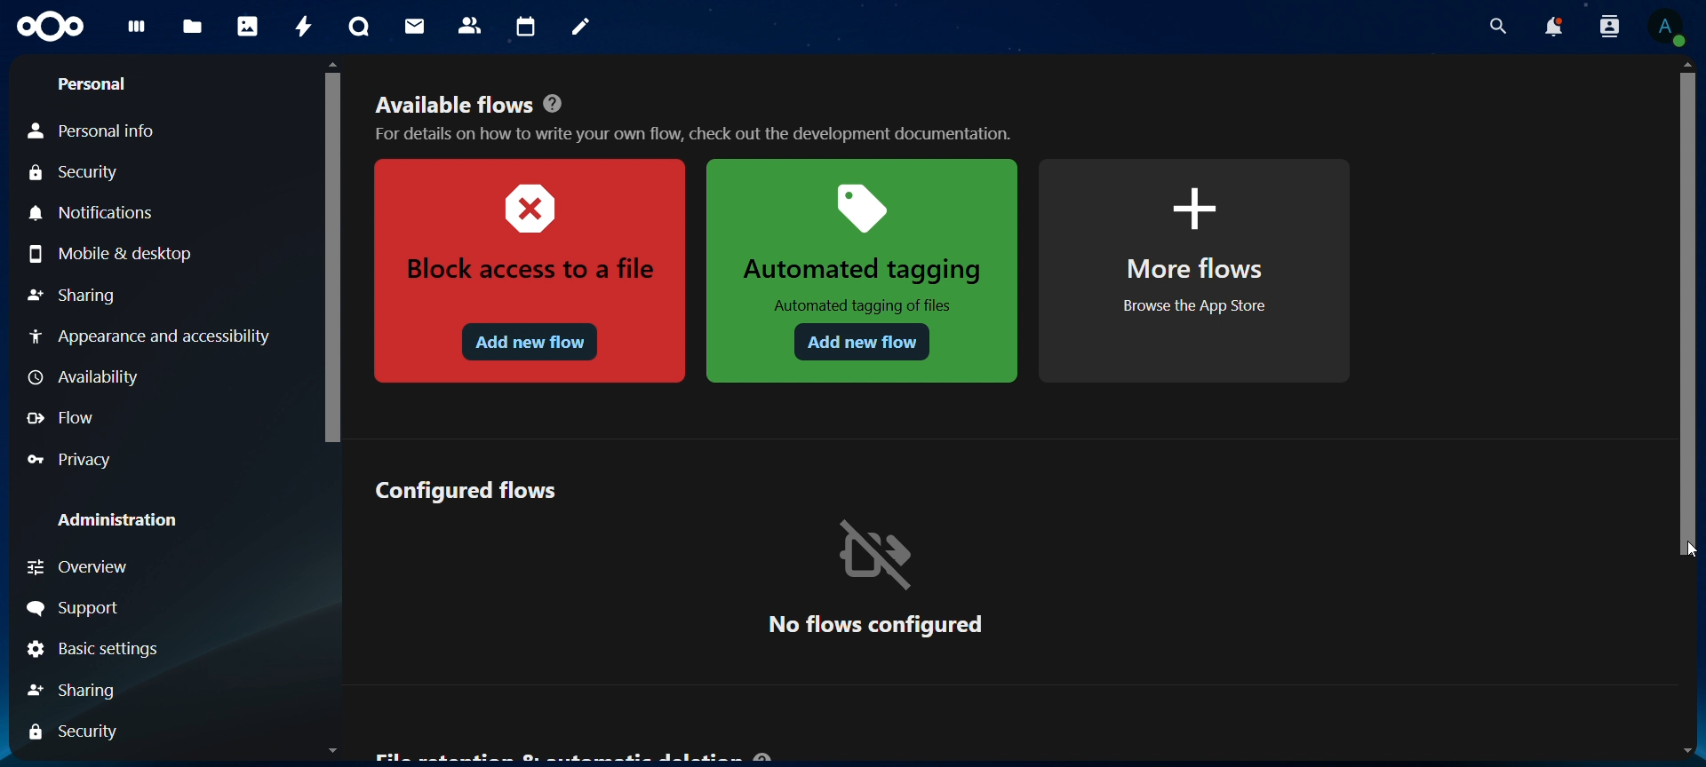 Image resolution: width=1706 pixels, height=767 pixels. I want to click on contacts, so click(471, 27).